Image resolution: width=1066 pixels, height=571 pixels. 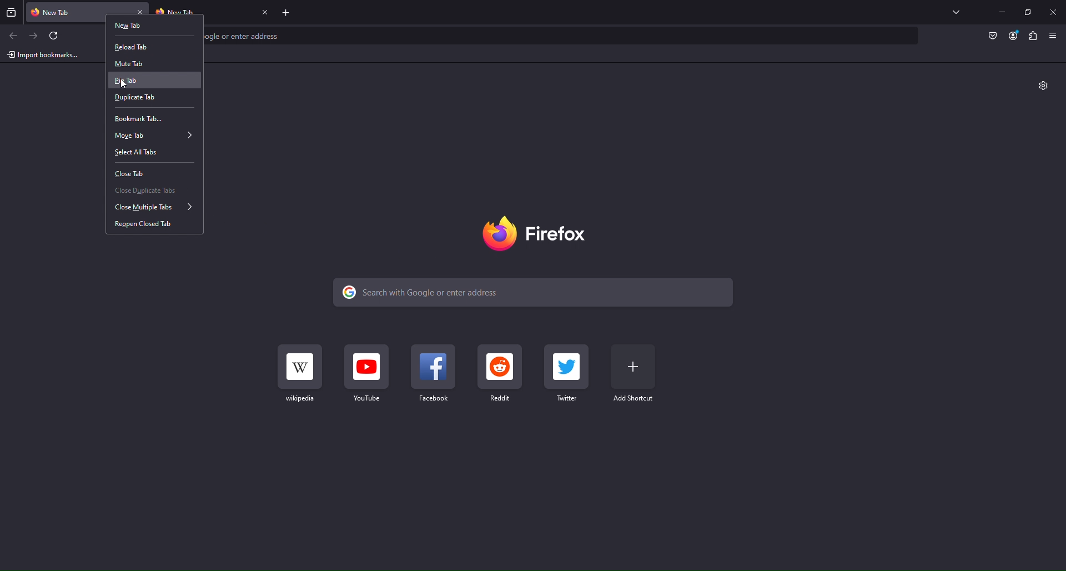 I want to click on close tab, so click(x=266, y=13).